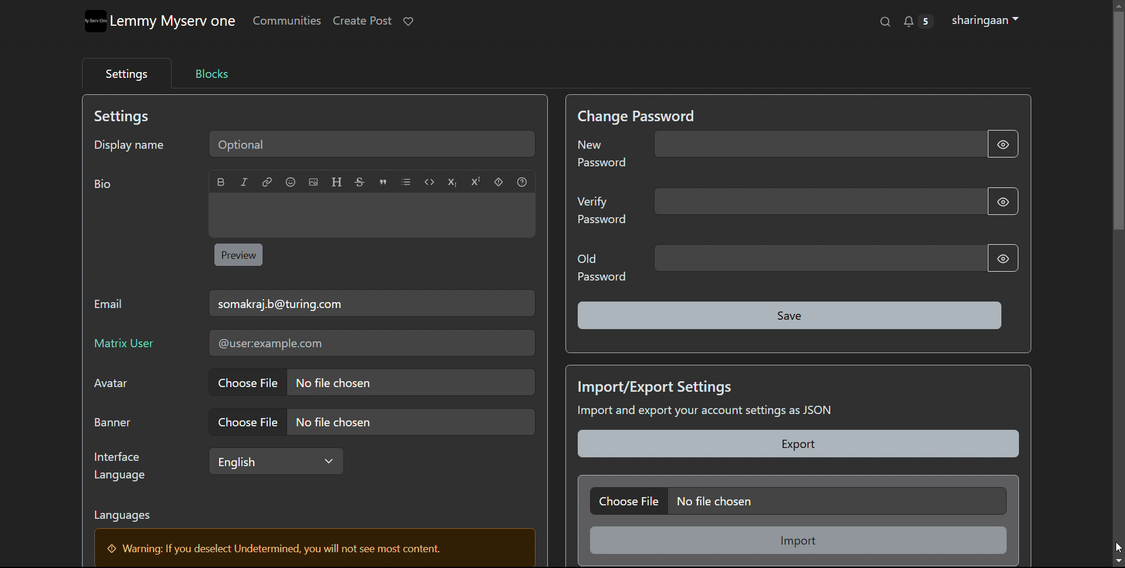 The height and width of the screenshot is (568, 1125). What do you see at coordinates (245, 182) in the screenshot?
I see `italic` at bounding box center [245, 182].